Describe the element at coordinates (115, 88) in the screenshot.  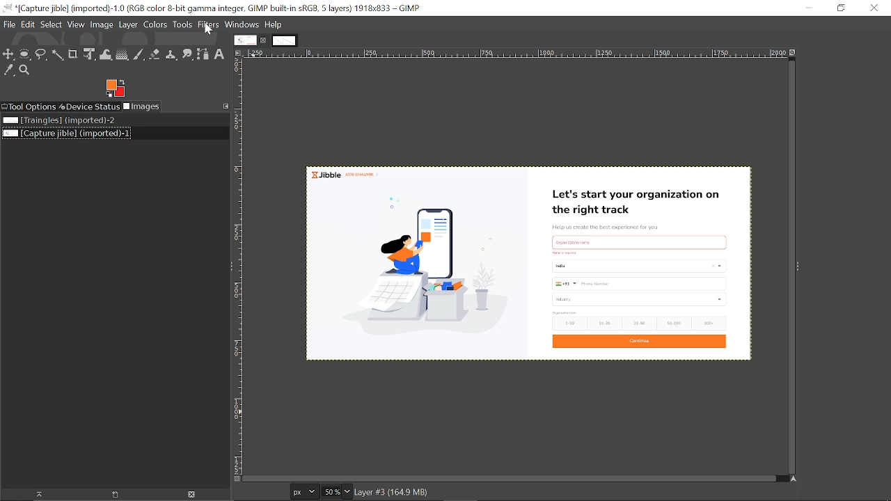
I see `Foreground color` at that location.